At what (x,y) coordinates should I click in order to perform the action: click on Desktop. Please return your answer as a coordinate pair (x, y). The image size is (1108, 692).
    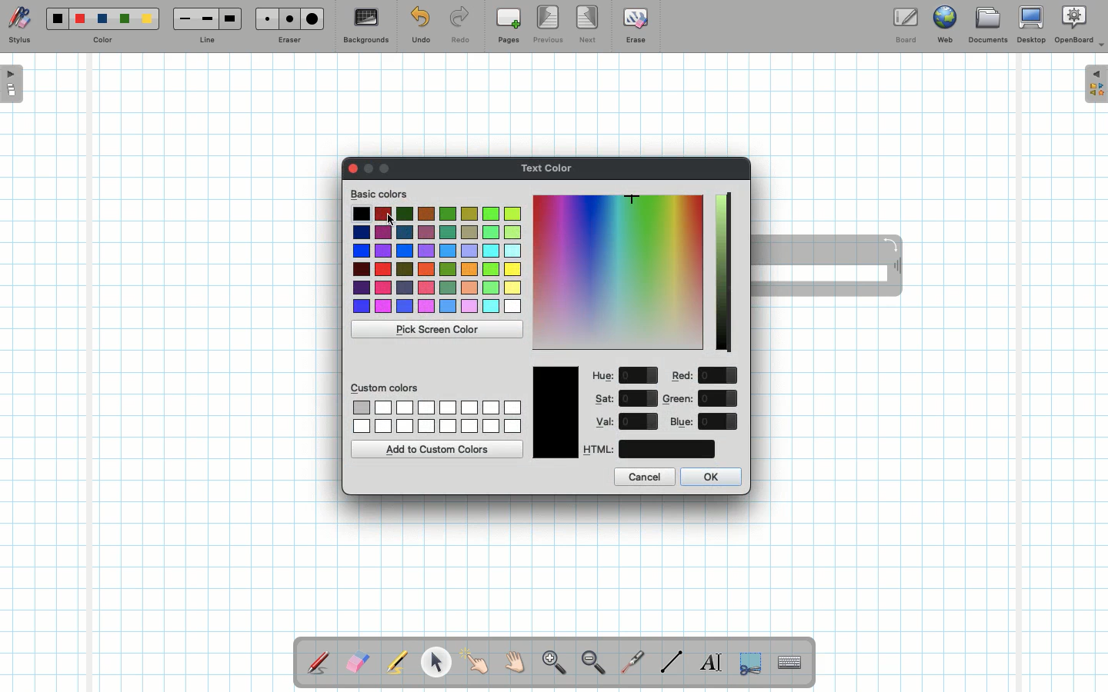
    Looking at the image, I should click on (1033, 25).